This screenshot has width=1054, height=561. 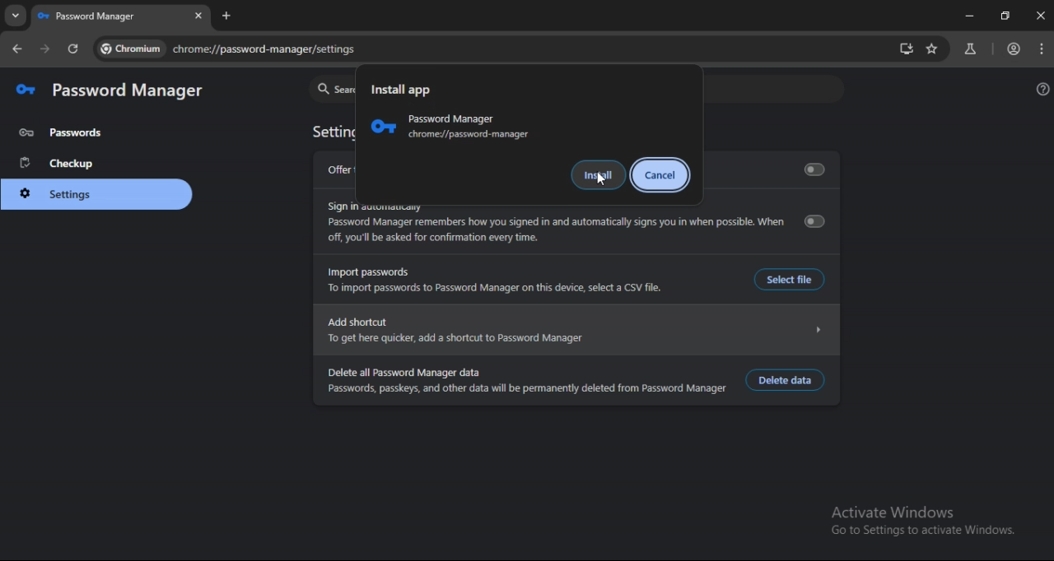 I want to click on password, so click(x=62, y=132).